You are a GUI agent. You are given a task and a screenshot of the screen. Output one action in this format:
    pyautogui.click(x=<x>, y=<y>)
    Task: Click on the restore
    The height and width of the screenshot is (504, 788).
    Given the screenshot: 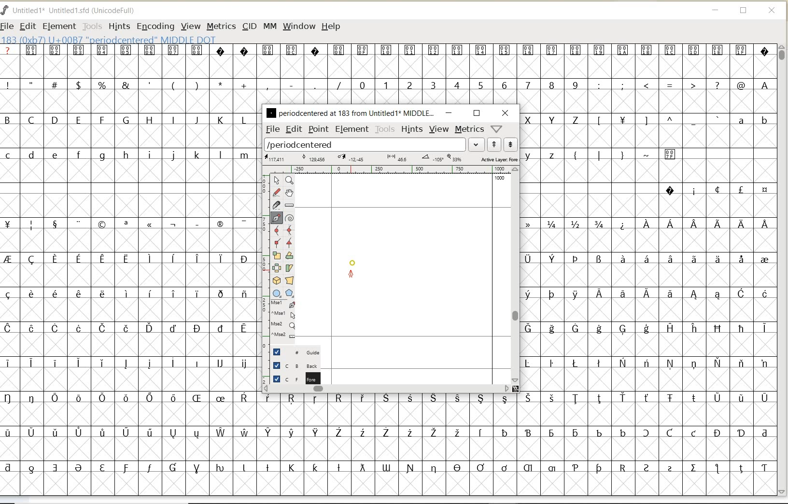 What is the action you would take?
    pyautogui.click(x=477, y=112)
    